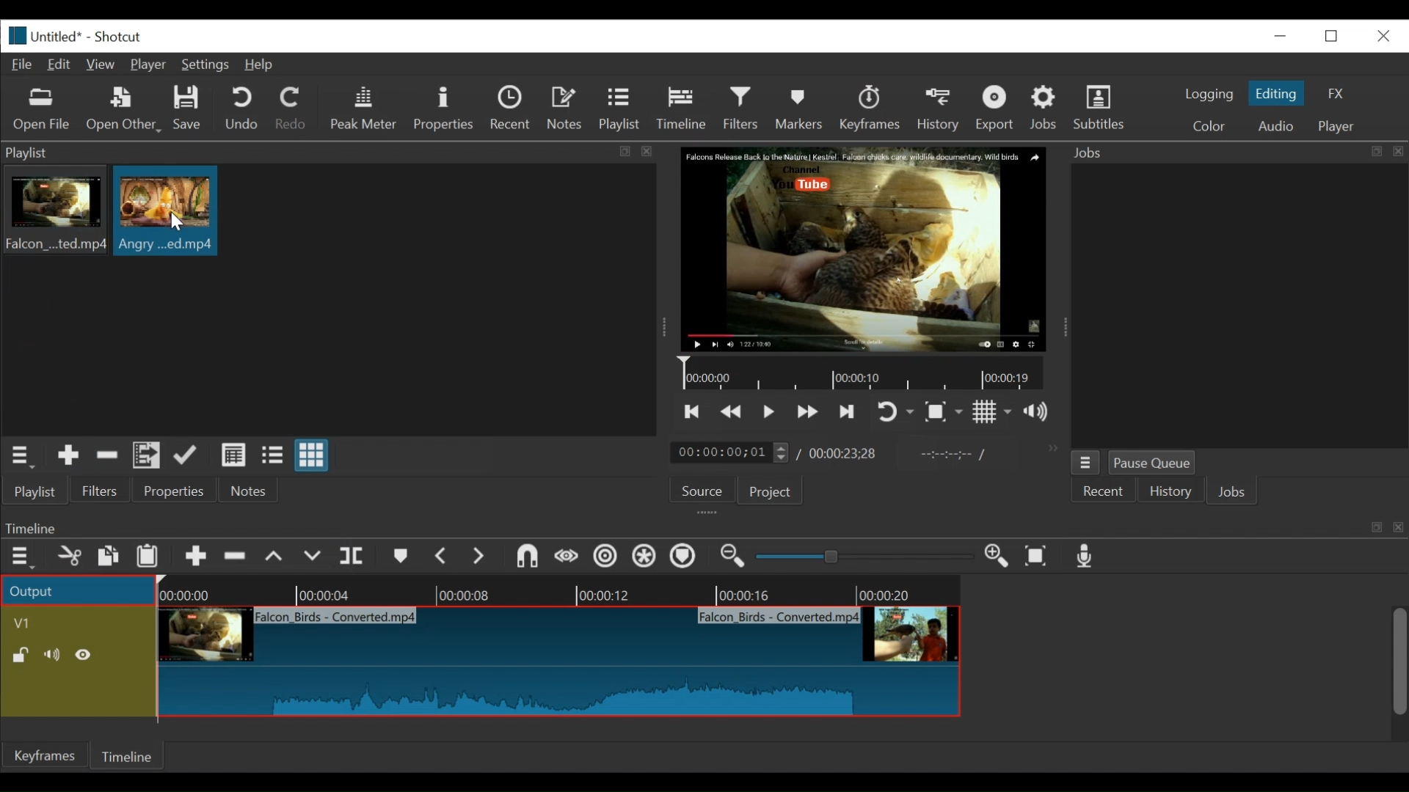  Describe the element at coordinates (848, 453) in the screenshot. I see `Total duration` at that location.